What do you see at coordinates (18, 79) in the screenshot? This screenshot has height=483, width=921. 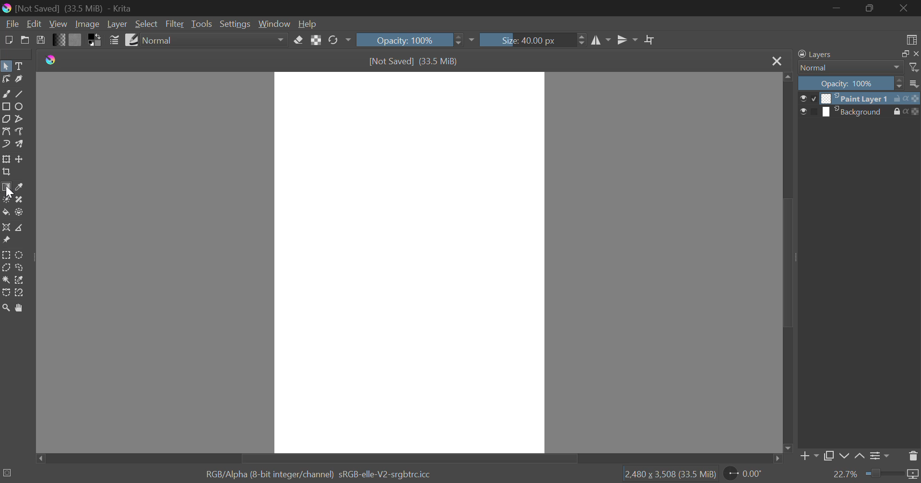 I see `Calligraphic Line` at bounding box center [18, 79].